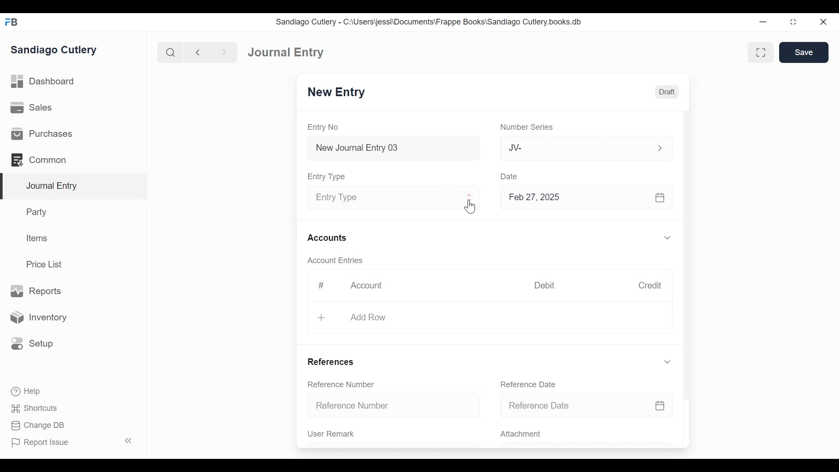 The width and height of the screenshot is (839, 472). I want to click on Expand, so click(669, 237).